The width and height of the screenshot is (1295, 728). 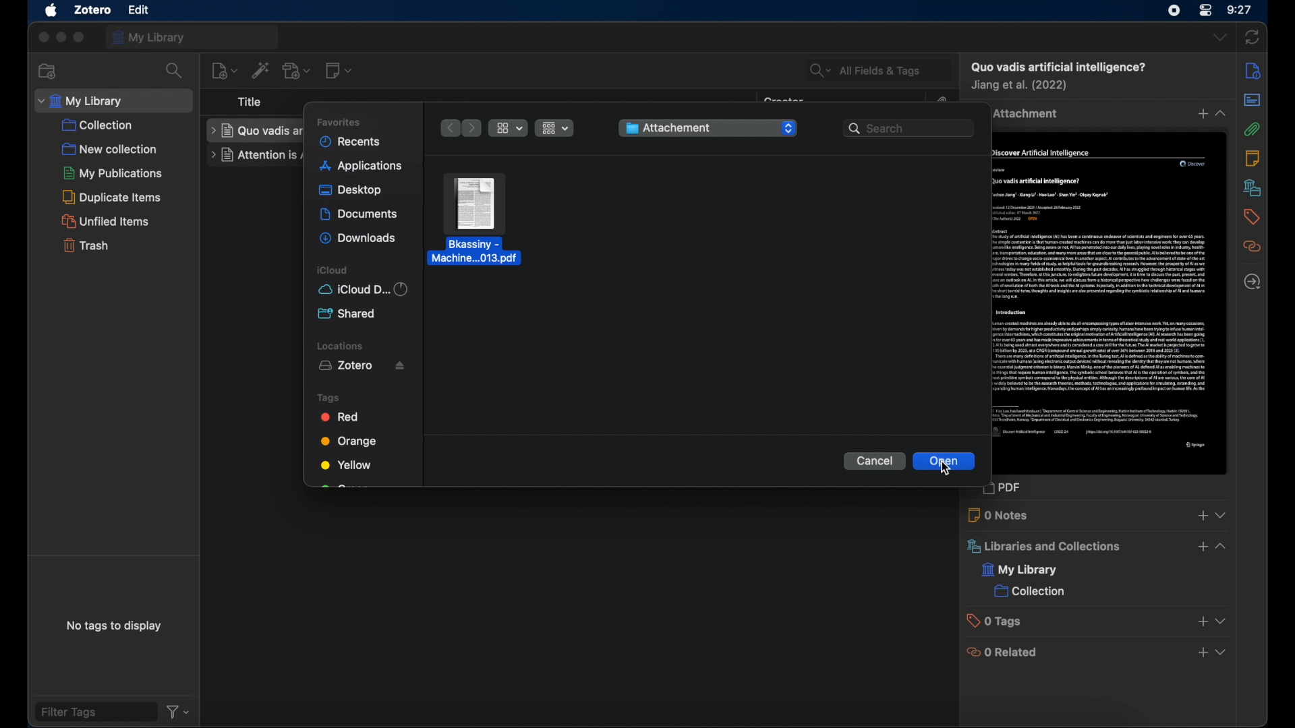 What do you see at coordinates (224, 69) in the screenshot?
I see `new item` at bounding box center [224, 69].